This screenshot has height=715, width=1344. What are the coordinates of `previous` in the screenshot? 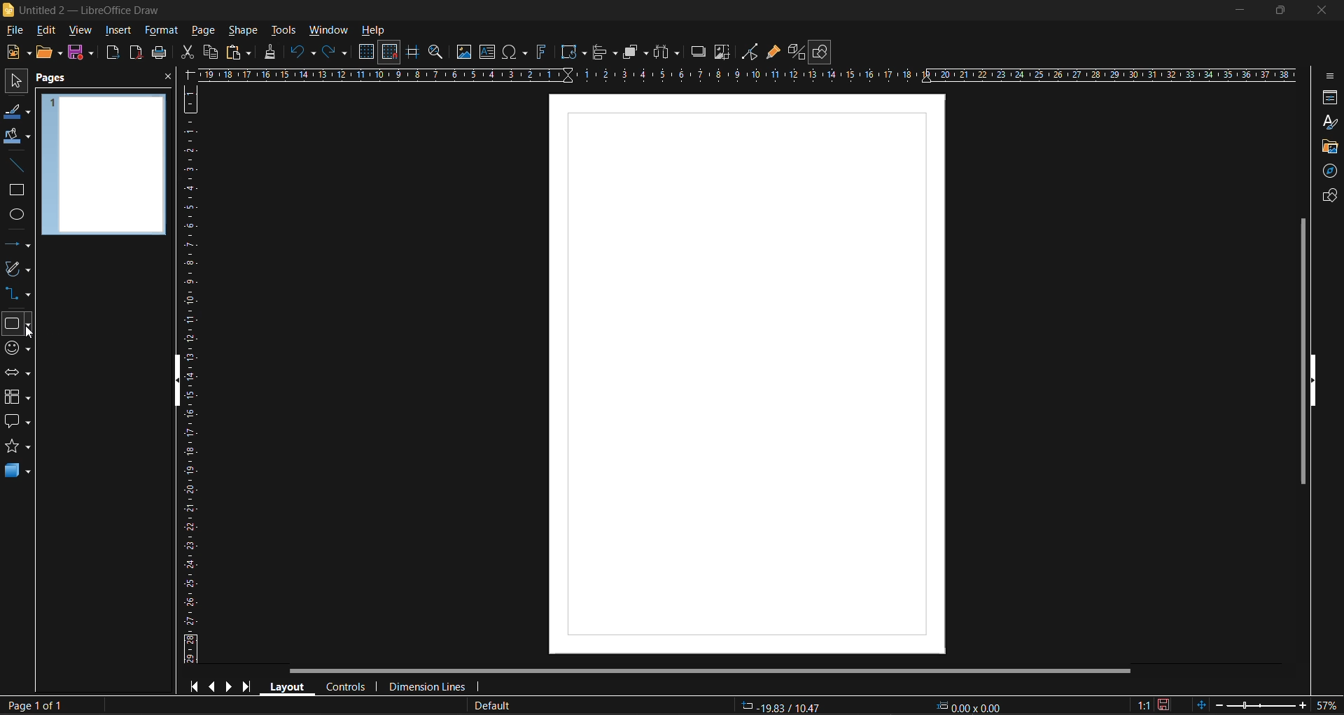 It's located at (211, 685).